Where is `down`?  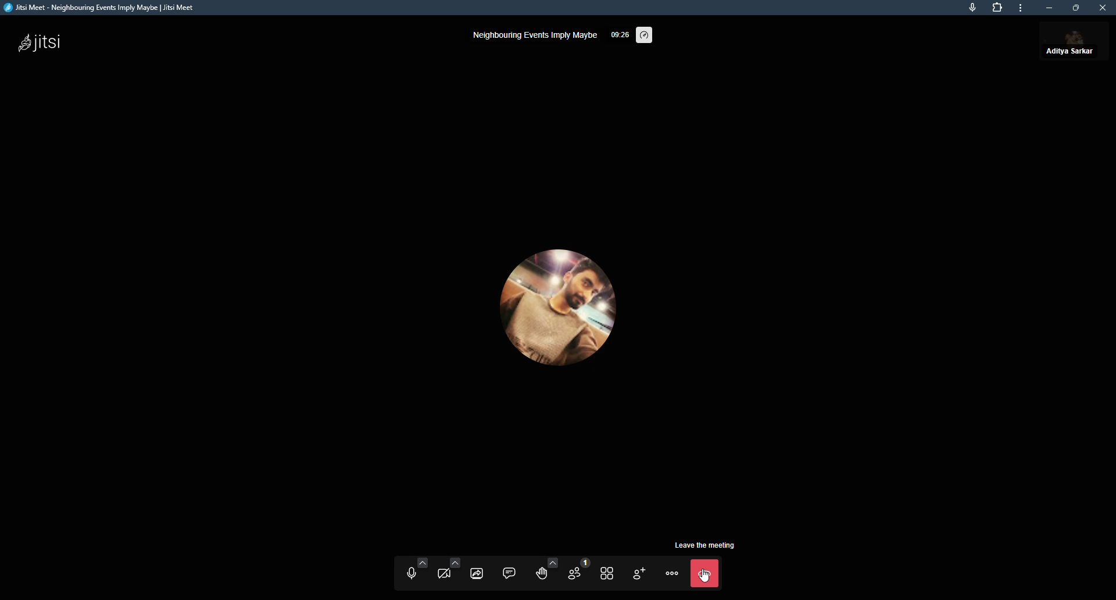 down is located at coordinates (1052, 9).